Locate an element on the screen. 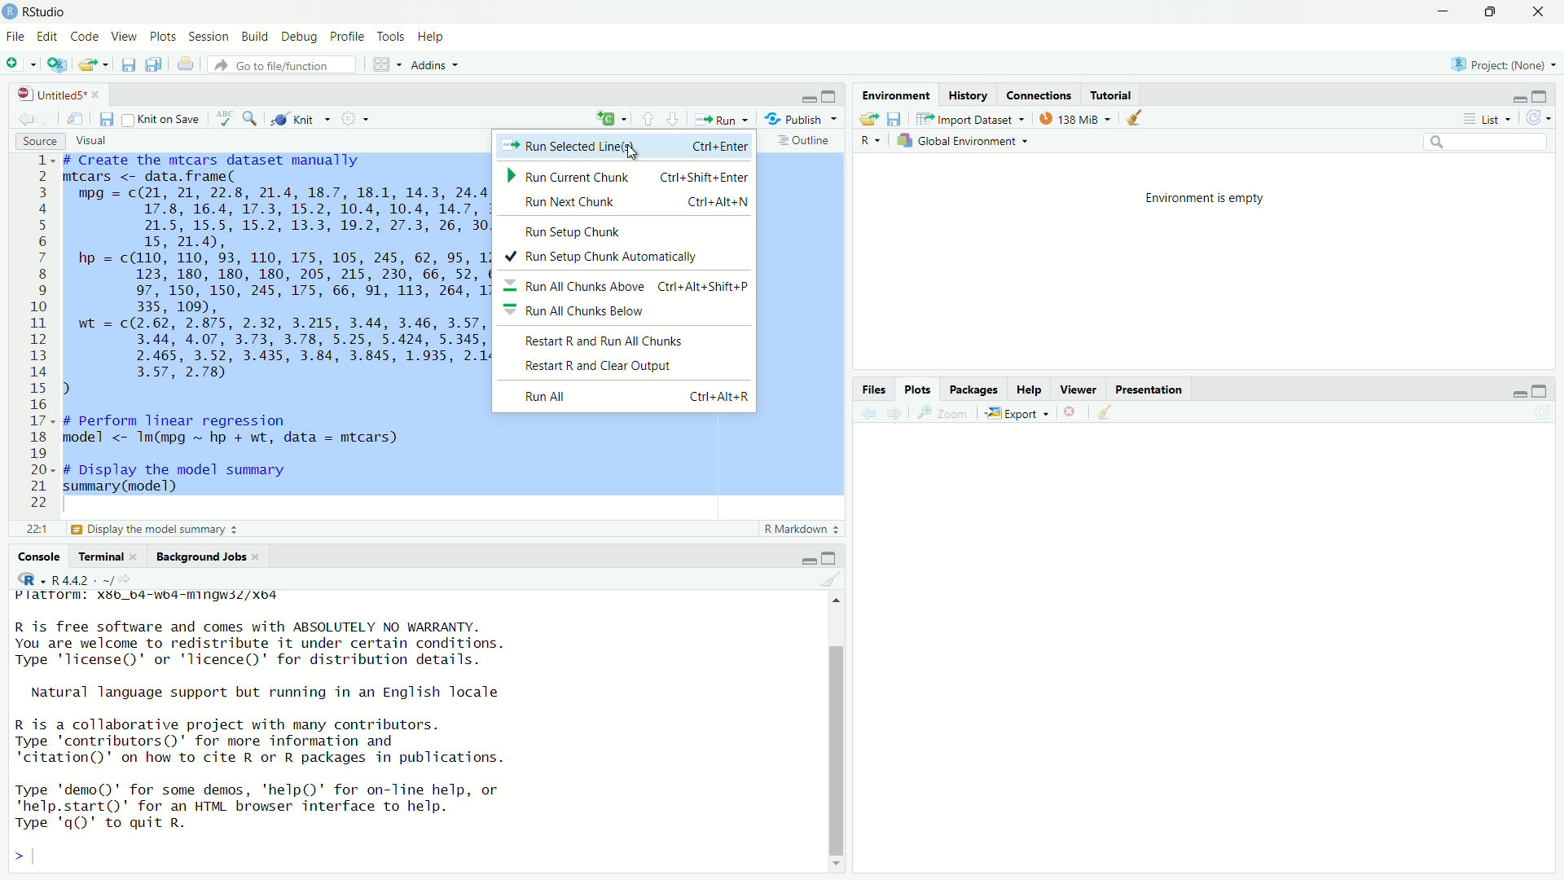  Console is located at coordinates (38, 558).